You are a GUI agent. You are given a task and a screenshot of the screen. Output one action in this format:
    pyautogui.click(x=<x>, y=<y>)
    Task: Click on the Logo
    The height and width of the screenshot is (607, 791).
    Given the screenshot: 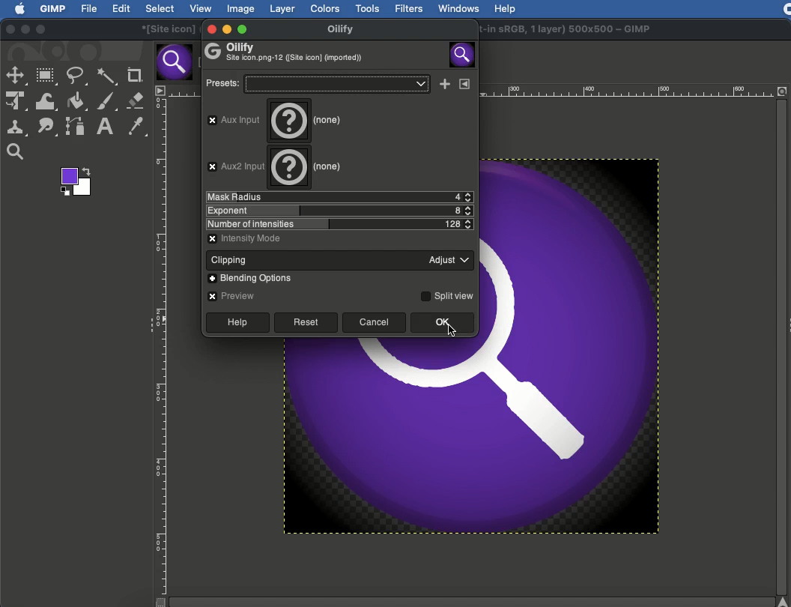 What is the action you would take?
    pyautogui.click(x=15, y=8)
    